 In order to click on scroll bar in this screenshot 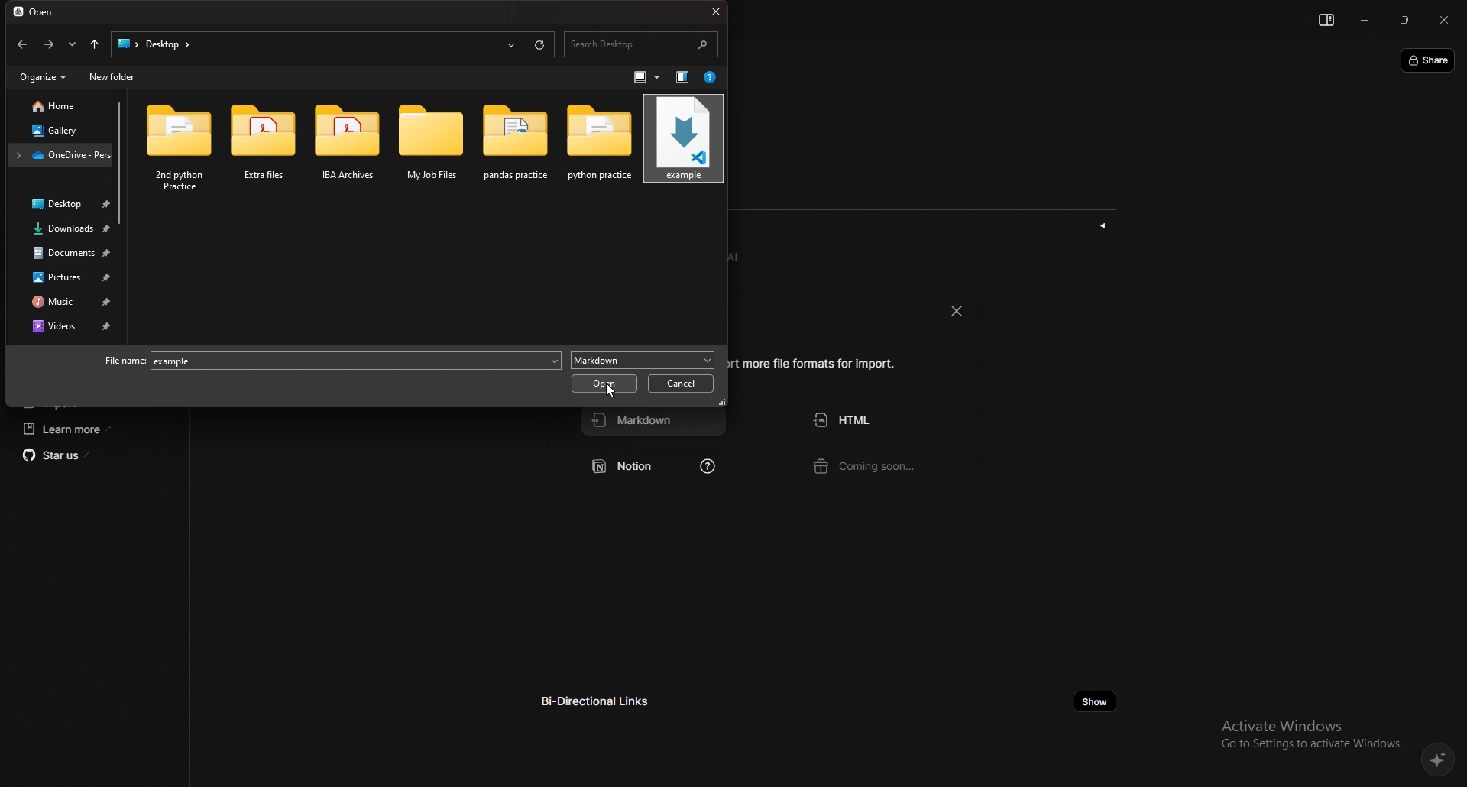, I will do `click(121, 163)`.